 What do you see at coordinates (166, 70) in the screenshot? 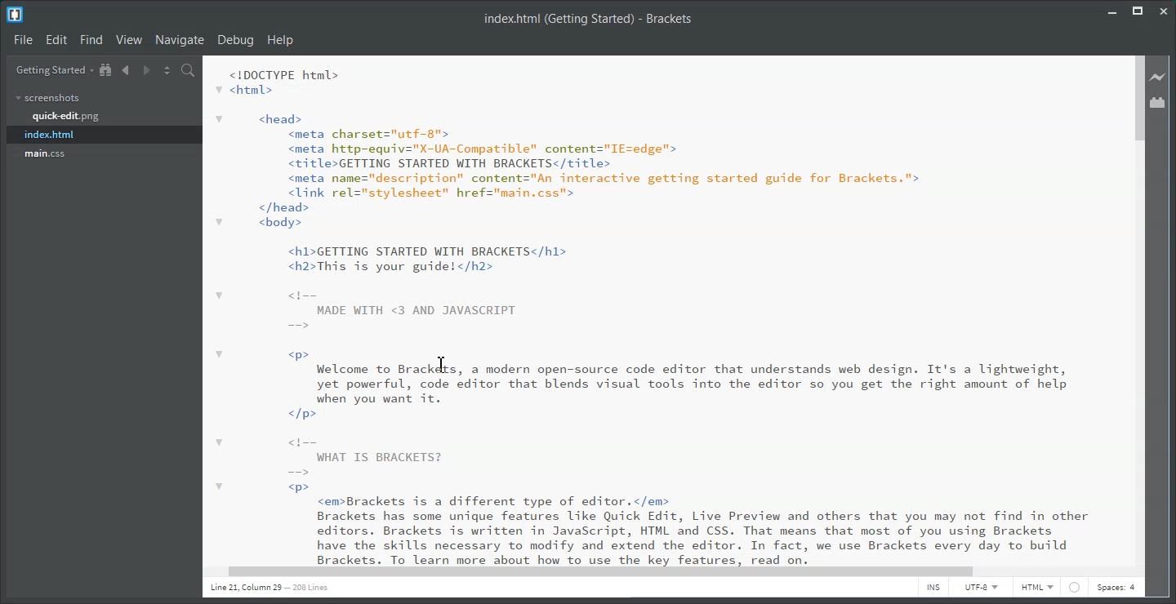
I see `Split editor vertically or Horizontally` at bounding box center [166, 70].